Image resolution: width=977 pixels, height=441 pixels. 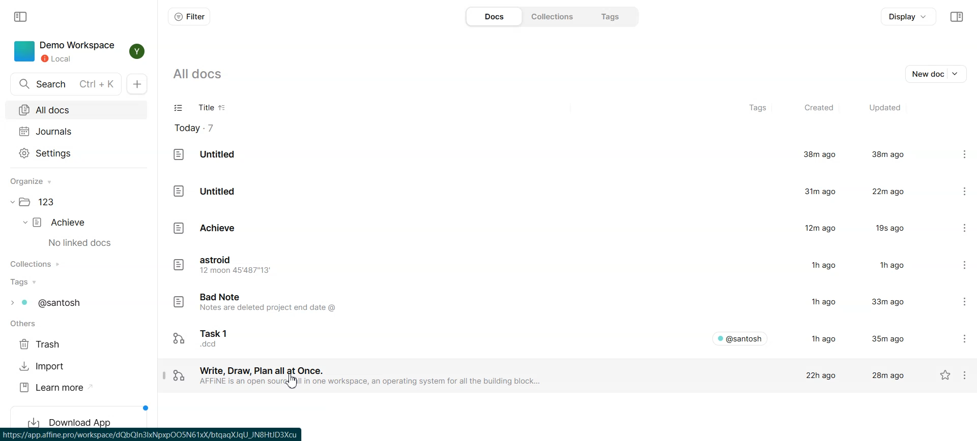 What do you see at coordinates (223, 108) in the screenshot?
I see `Sort` at bounding box center [223, 108].